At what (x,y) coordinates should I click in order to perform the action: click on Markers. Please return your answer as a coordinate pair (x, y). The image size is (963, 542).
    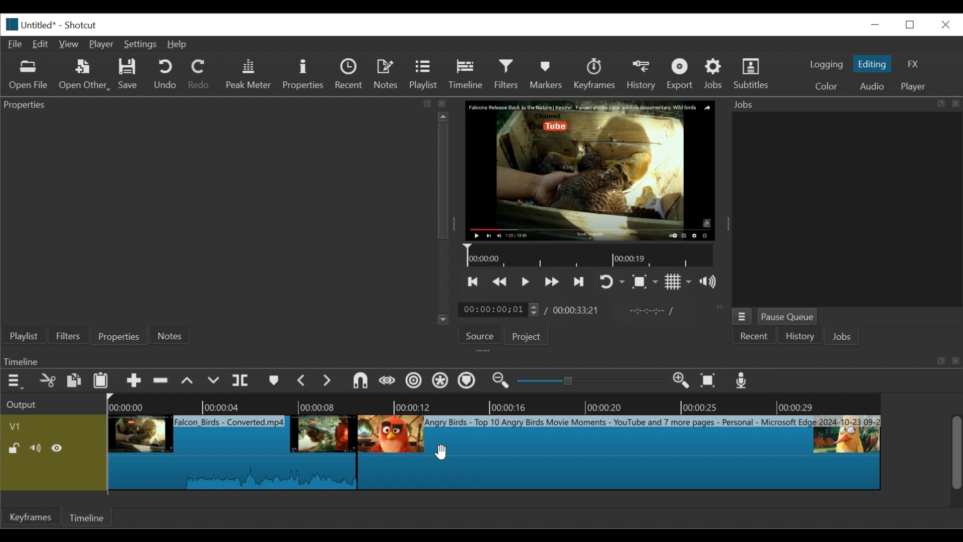
    Looking at the image, I should click on (547, 74).